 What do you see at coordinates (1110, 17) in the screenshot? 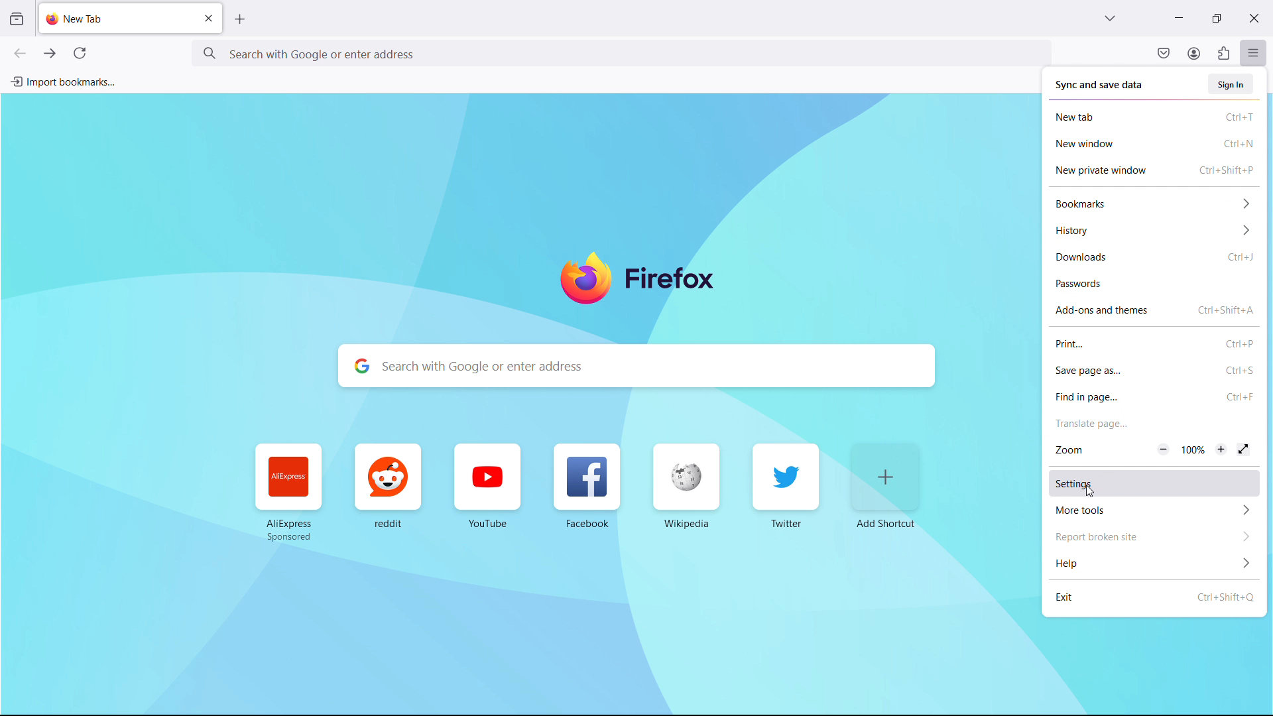
I see `list all tabs` at bounding box center [1110, 17].